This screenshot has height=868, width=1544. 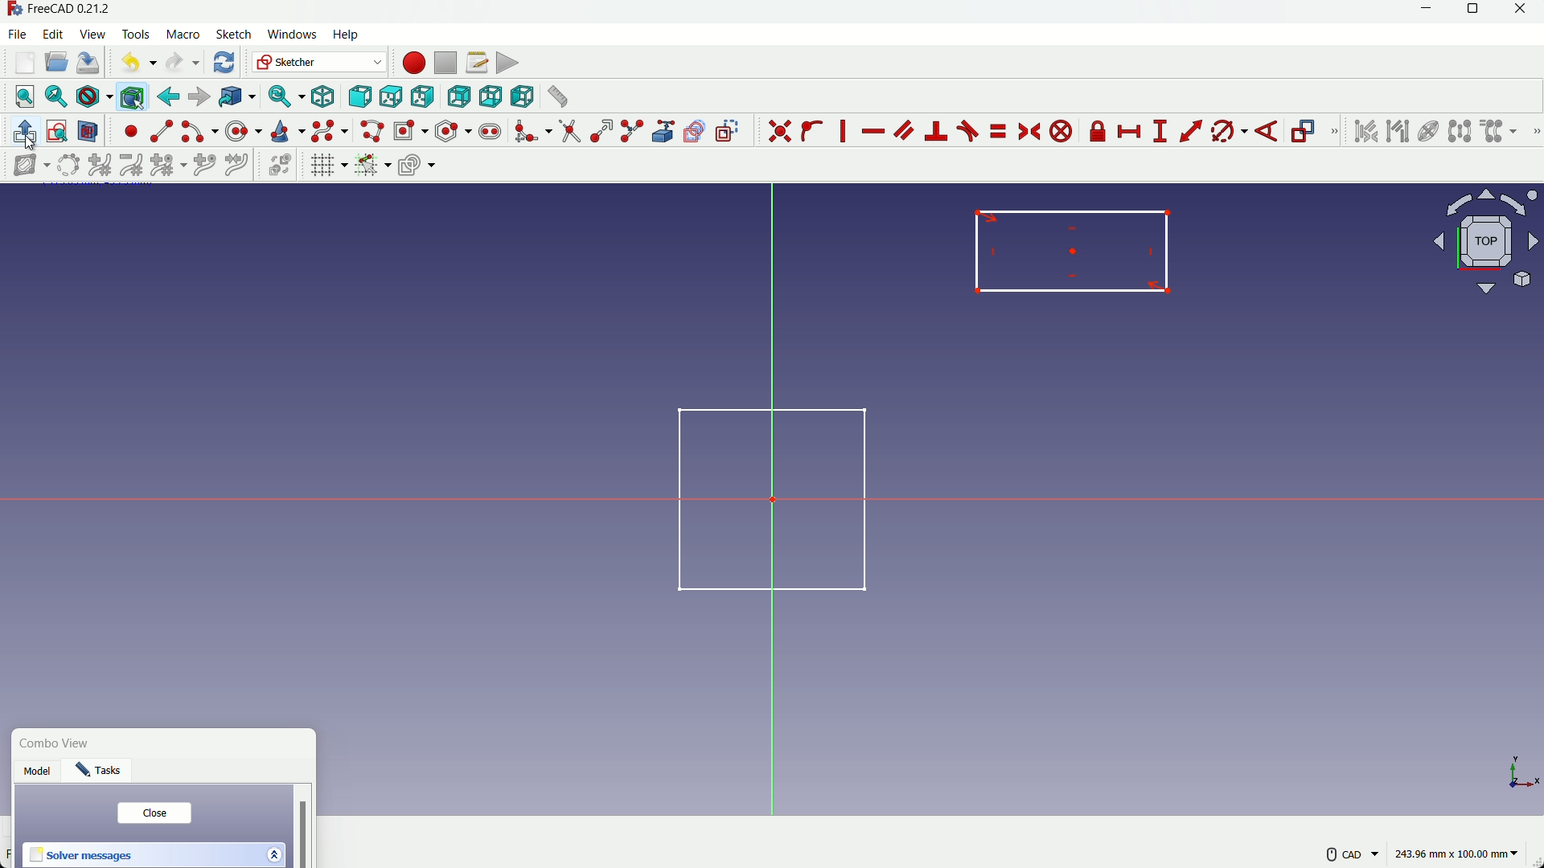 What do you see at coordinates (286, 130) in the screenshot?
I see `create conic` at bounding box center [286, 130].